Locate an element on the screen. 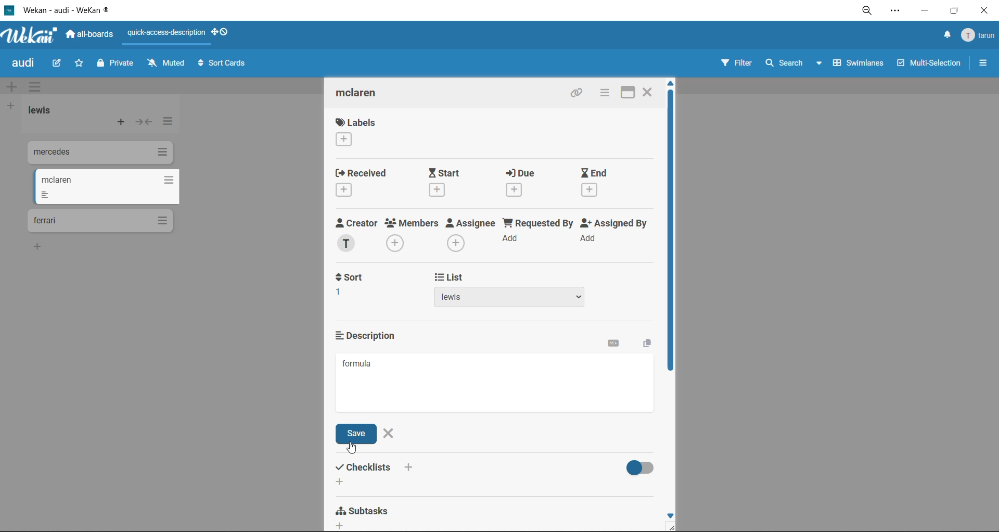 This screenshot has height=532, width=999. labels is located at coordinates (356, 132).